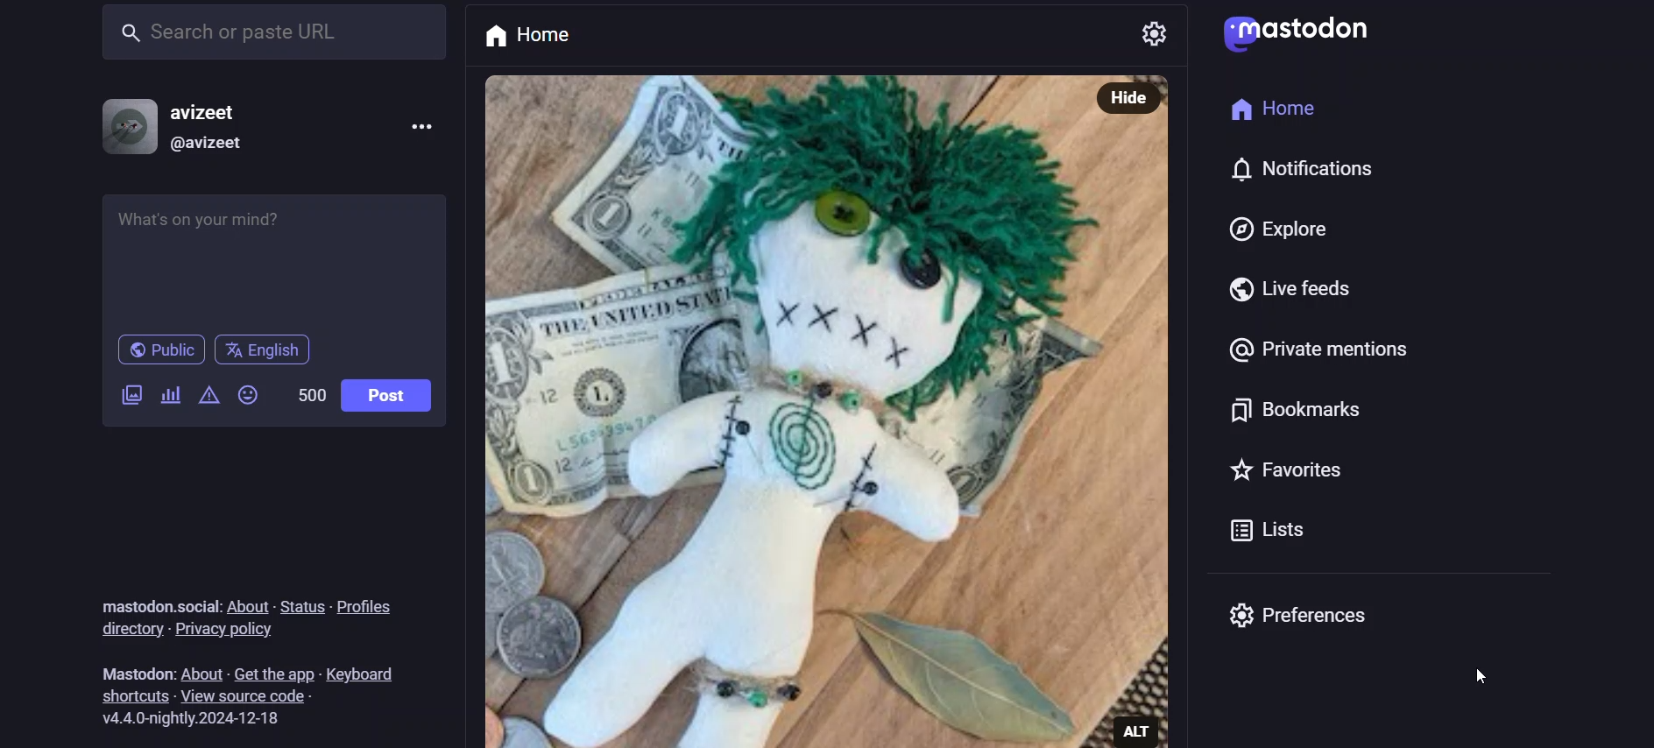 The image size is (1654, 748). What do you see at coordinates (249, 604) in the screenshot?
I see `About` at bounding box center [249, 604].